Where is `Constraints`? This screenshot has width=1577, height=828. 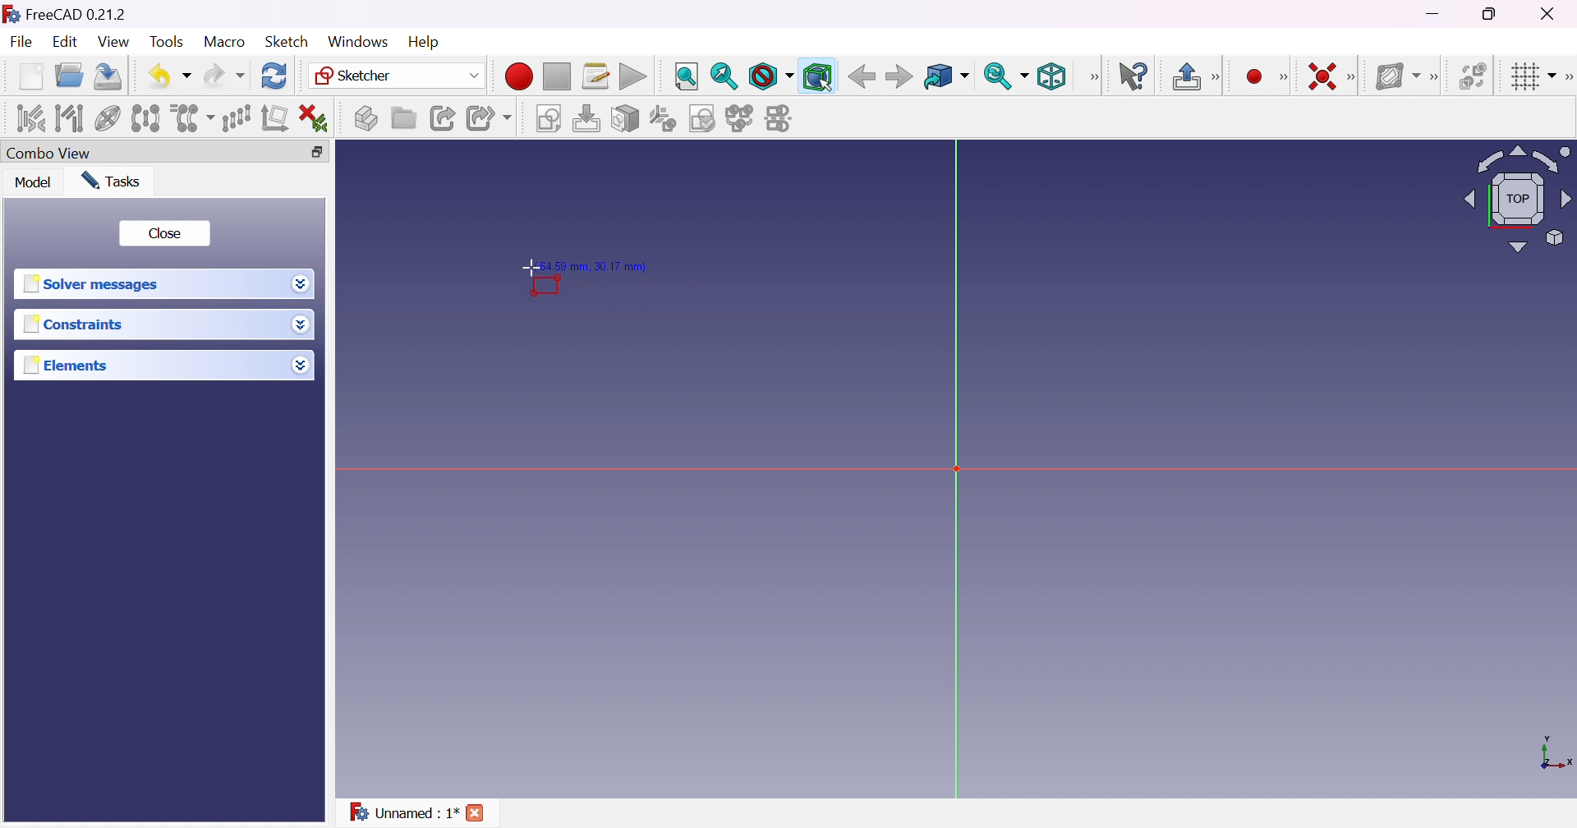 Constraints is located at coordinates (76, 324).